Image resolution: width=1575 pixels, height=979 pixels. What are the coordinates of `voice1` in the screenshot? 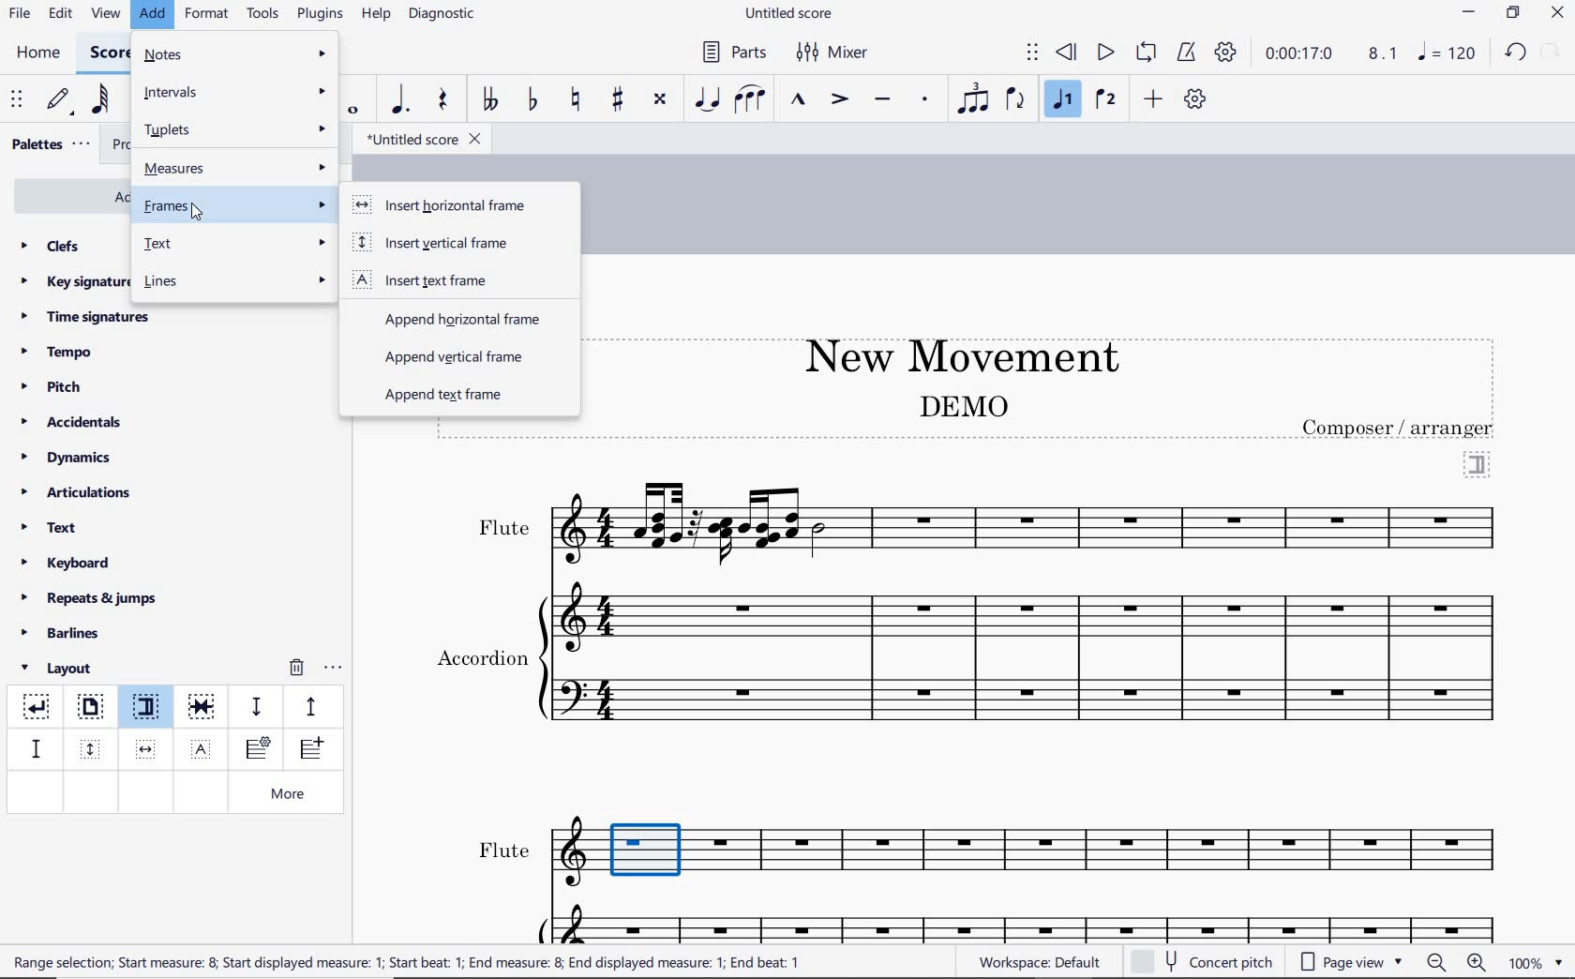 It's located at (1065, 100).